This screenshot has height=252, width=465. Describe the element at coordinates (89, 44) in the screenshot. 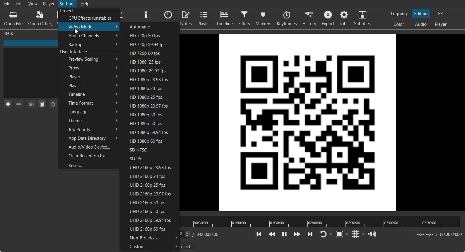

I see `Backup` at that location.